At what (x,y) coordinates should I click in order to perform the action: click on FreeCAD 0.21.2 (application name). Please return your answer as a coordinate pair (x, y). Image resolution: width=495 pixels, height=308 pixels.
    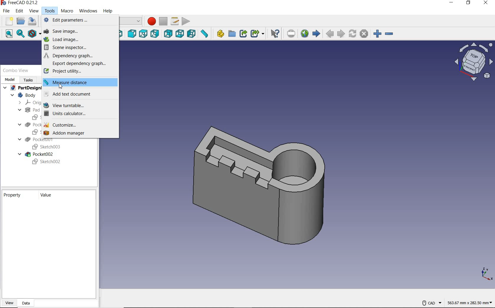
    Looking at the image, I should click on (20, 3).